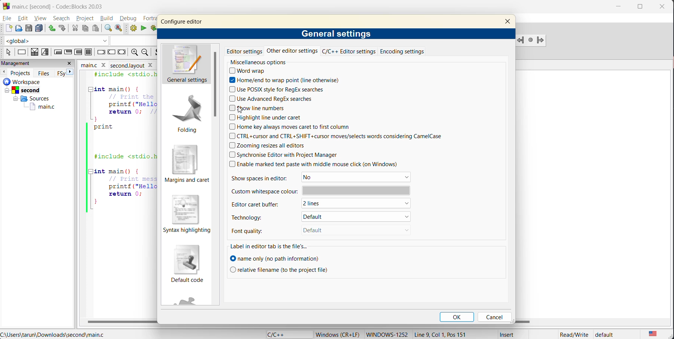 The height and width of the screenshot is (339, 674). Describe the element at coordinates (643, 8) in the screenshot. I see `maximize` at that location.